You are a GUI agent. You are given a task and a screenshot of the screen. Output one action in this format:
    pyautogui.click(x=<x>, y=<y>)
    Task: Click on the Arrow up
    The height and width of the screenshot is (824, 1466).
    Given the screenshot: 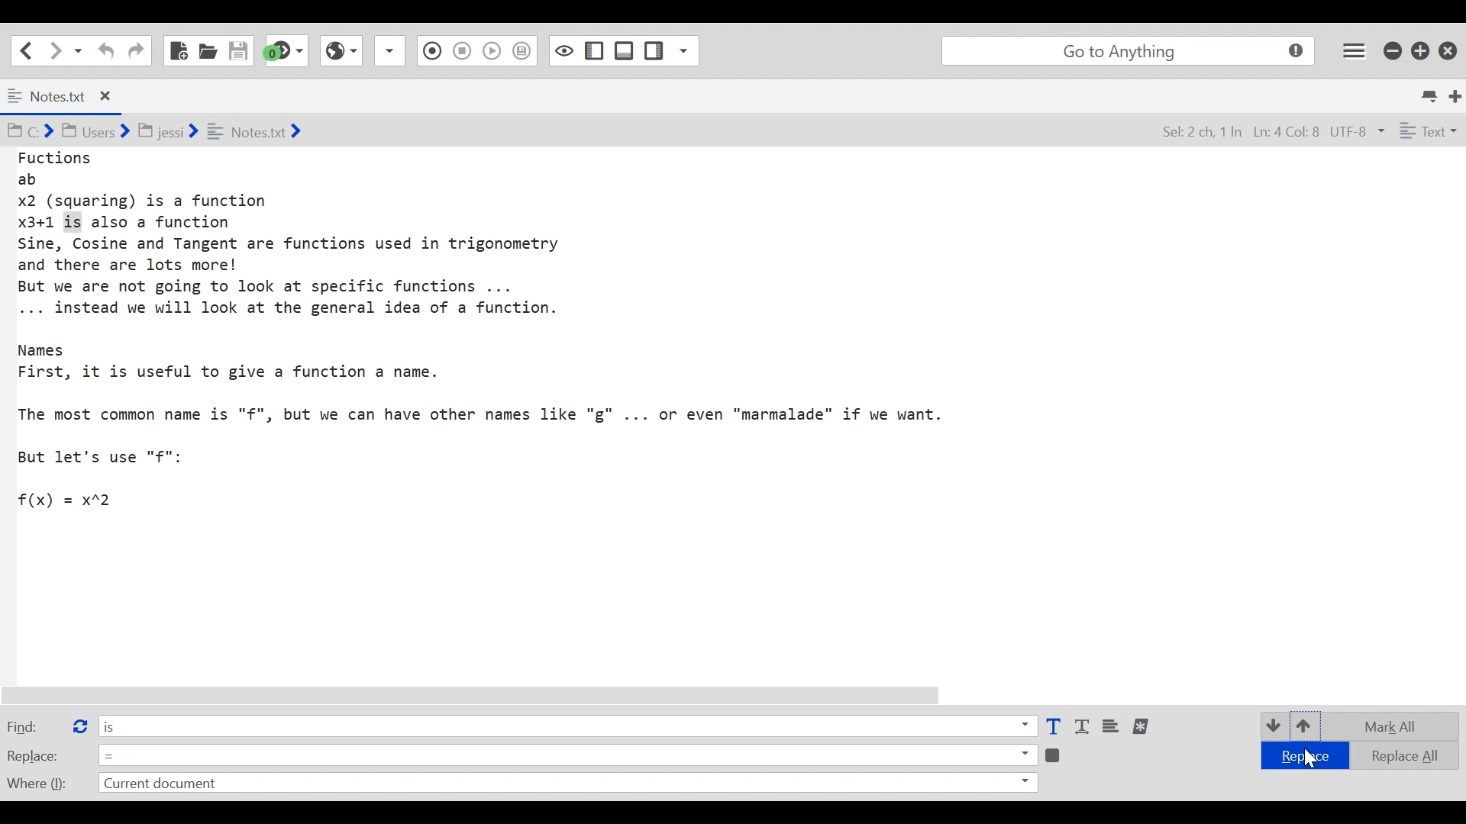 What is the action you would take?
    pyautogui.click(x=1305, y=727)
    